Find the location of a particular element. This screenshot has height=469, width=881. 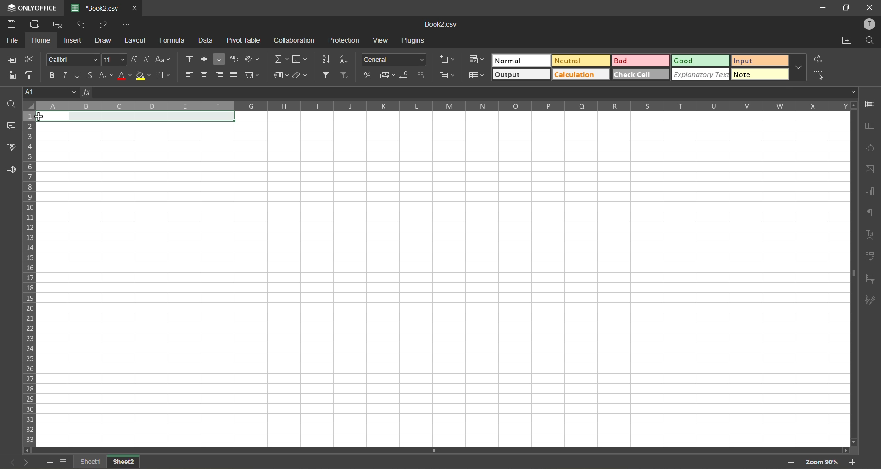

comments is located at coordinates (9, 124).